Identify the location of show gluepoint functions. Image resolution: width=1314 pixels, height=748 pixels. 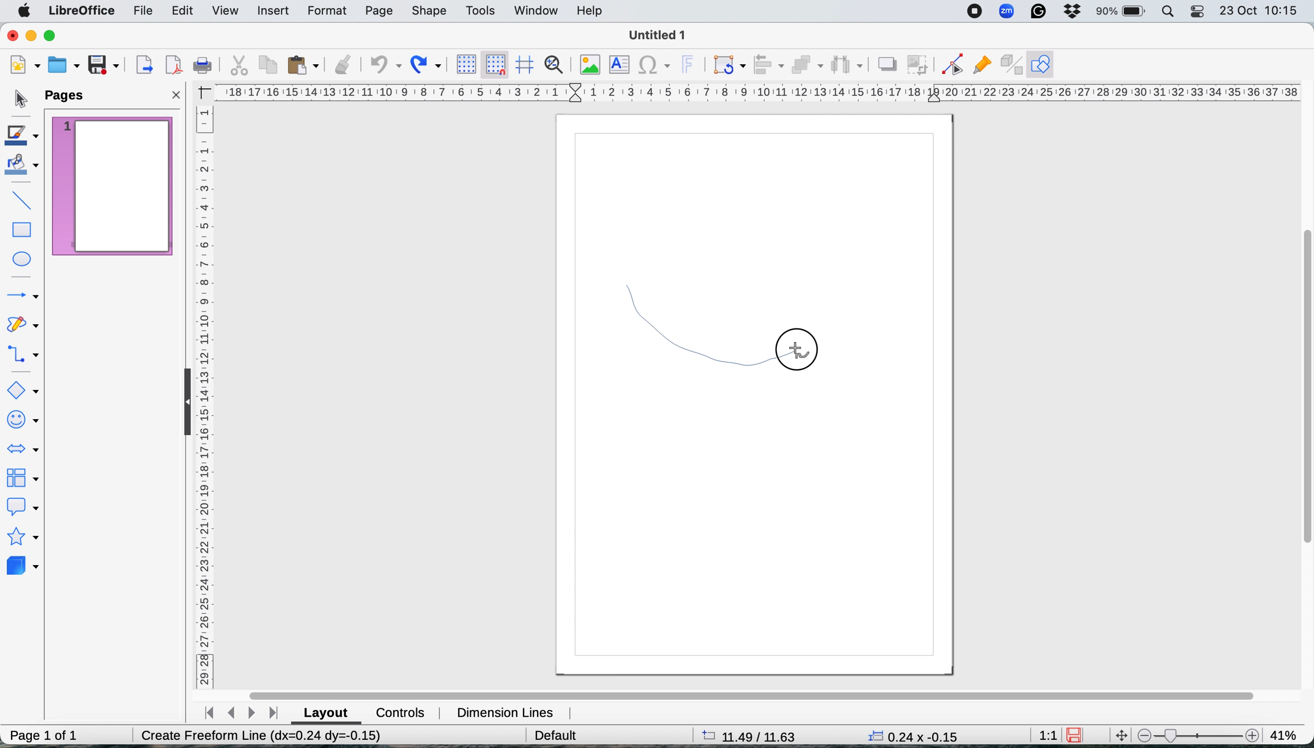
(982, 64).